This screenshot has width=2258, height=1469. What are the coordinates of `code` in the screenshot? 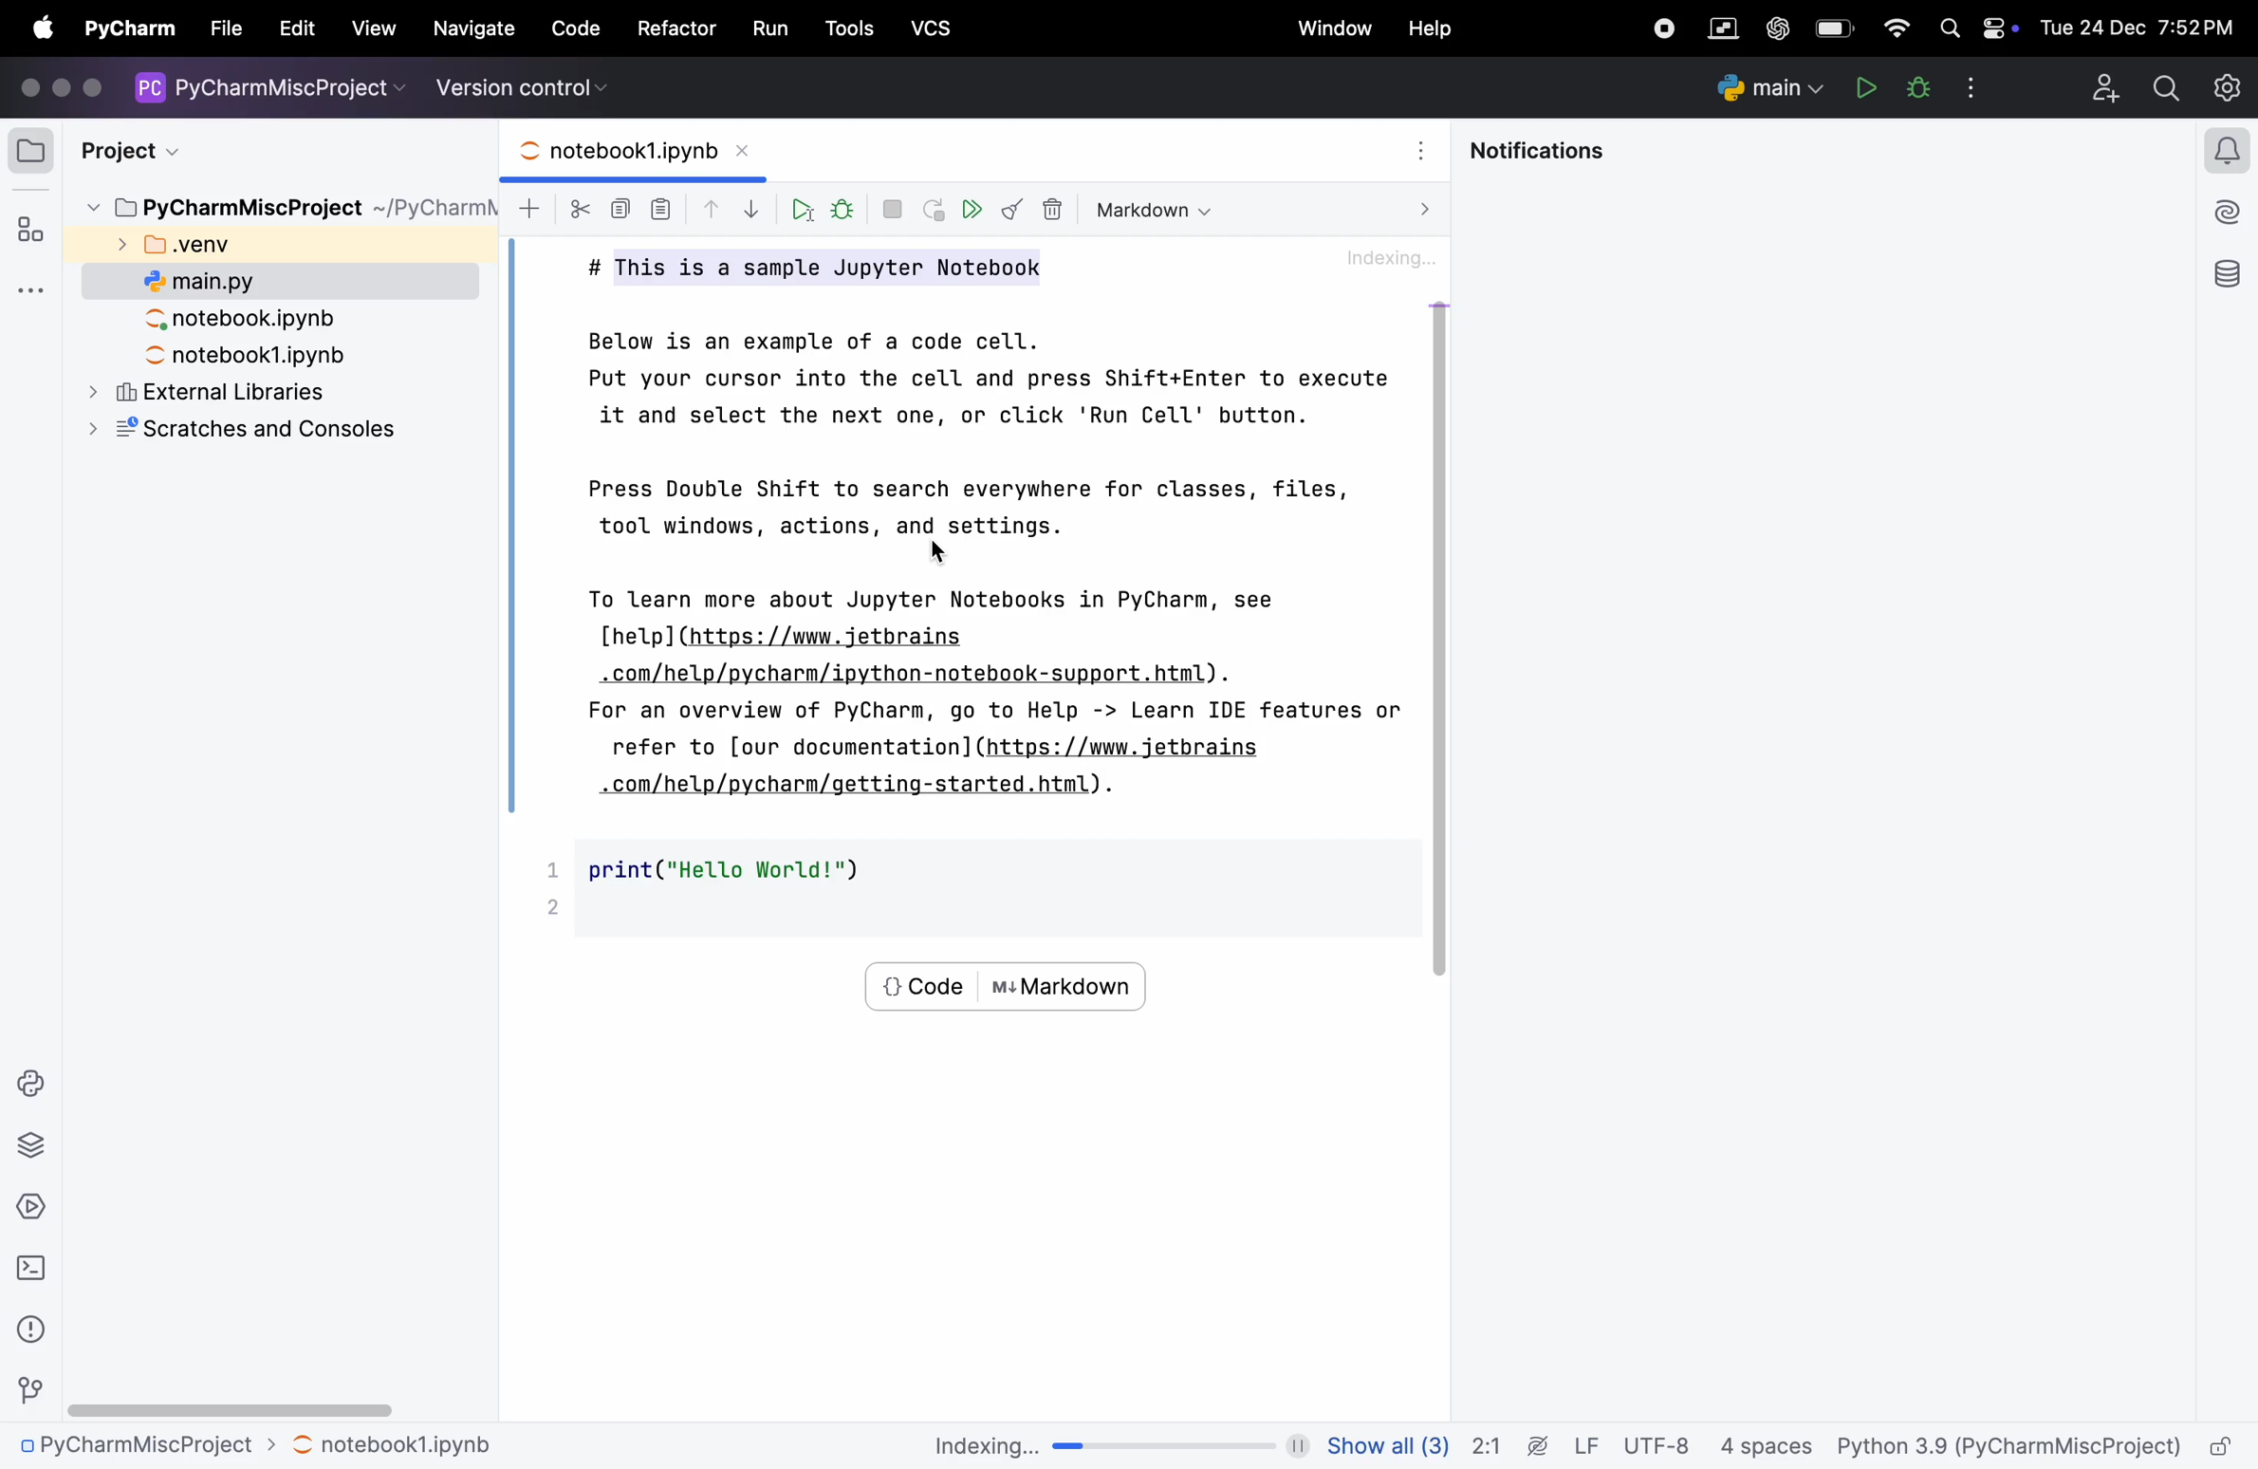 It's located at (922, 985).